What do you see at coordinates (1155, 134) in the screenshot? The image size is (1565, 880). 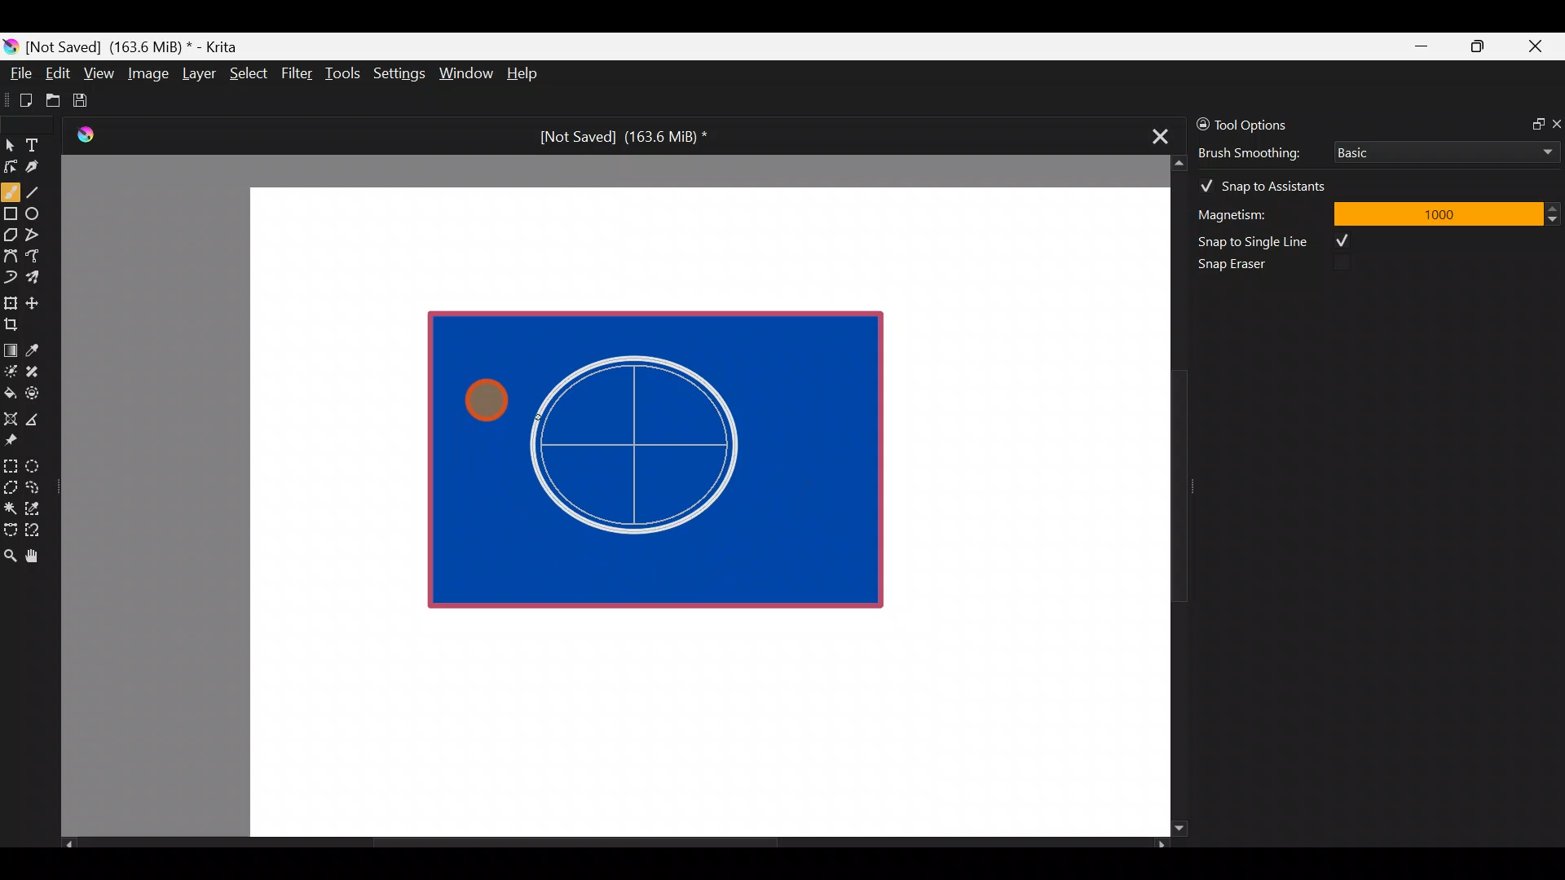 I see `Close tab` at bounding box center [1155, 134].